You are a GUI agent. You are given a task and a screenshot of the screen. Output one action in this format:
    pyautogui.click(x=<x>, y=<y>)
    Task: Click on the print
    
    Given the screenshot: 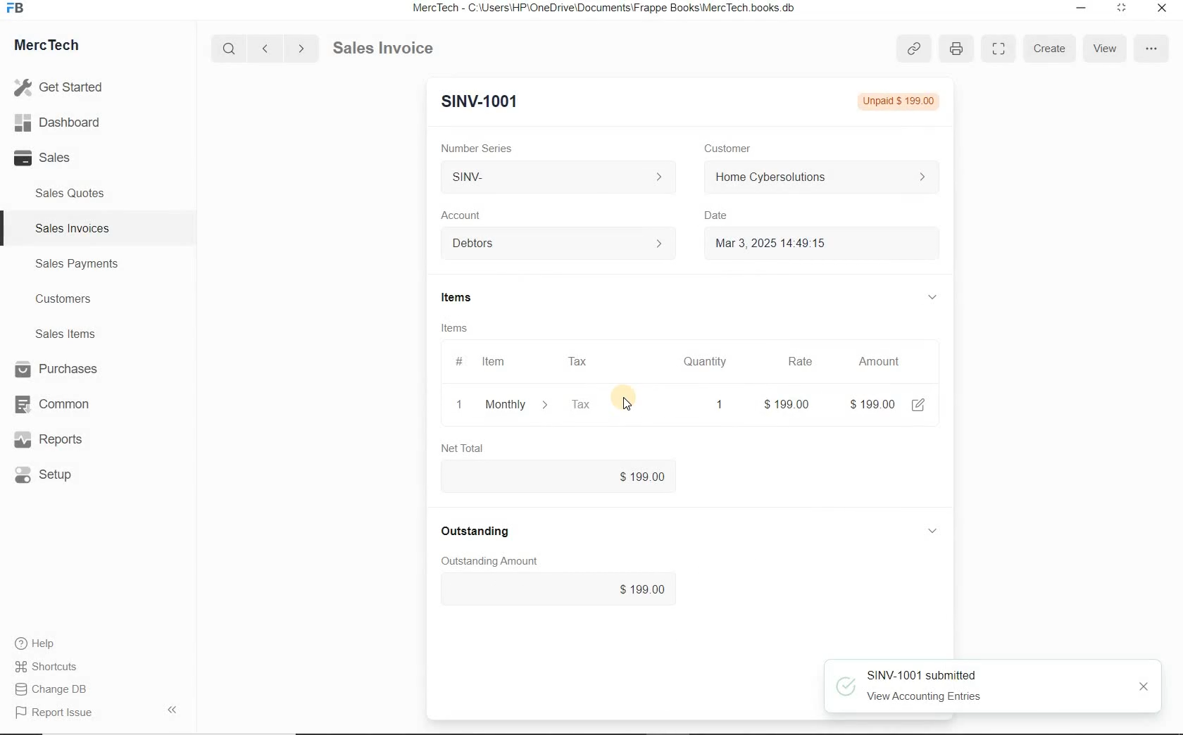 What is the action you would take?
    pyautogui.click(x=958, y=48)
    